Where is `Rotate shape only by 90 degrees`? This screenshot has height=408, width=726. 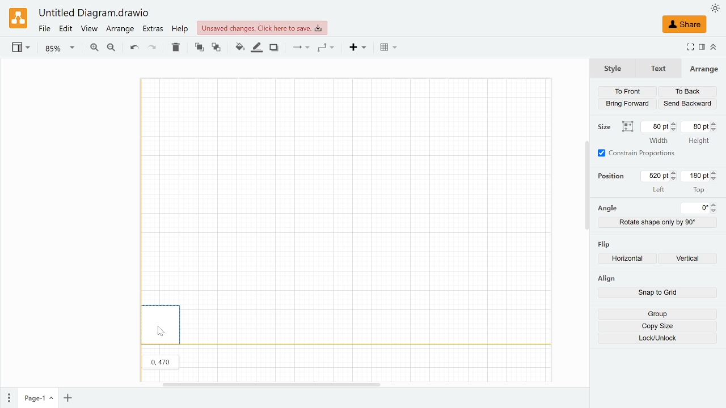 Rotate shape only by 90 degrees is located at coordinates (658, 222).